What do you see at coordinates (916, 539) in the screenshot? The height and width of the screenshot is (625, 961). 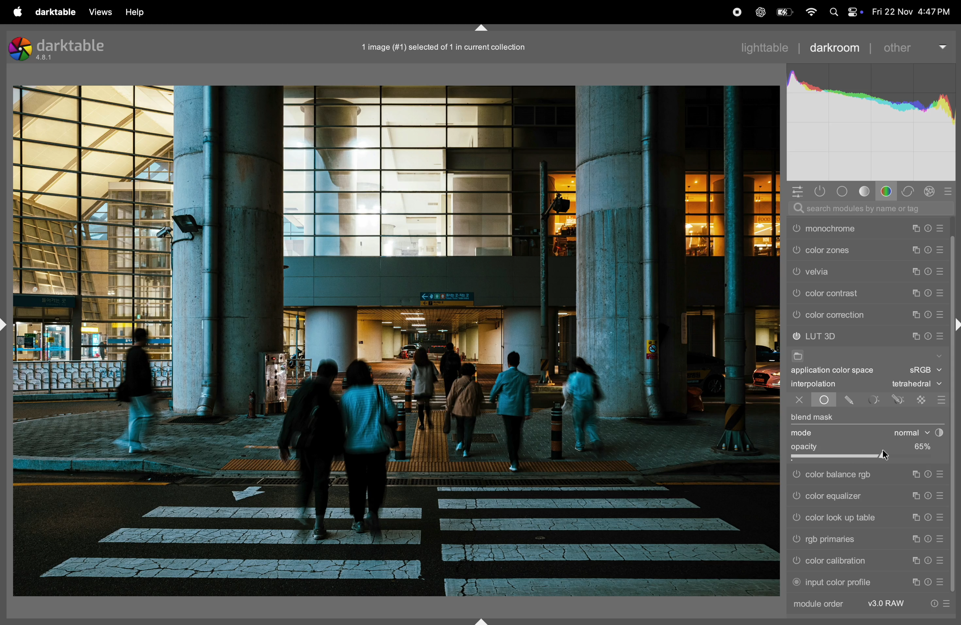 I see `multiple instance actions` at bounding box center [916, 539].